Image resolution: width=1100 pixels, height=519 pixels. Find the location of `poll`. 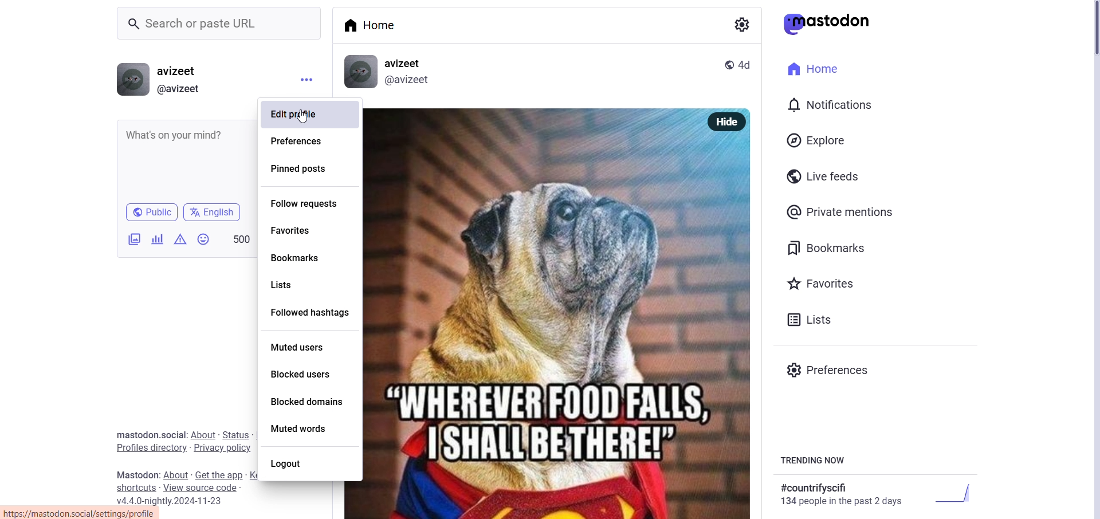

poll is located at coordinates (157, 238).